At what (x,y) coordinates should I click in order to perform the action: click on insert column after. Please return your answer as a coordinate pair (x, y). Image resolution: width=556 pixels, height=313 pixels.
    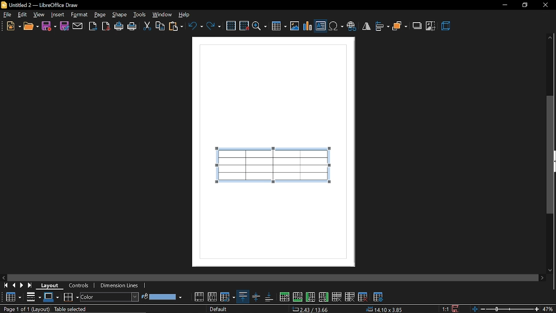
    Looking at the image, I should click on (324, 296).